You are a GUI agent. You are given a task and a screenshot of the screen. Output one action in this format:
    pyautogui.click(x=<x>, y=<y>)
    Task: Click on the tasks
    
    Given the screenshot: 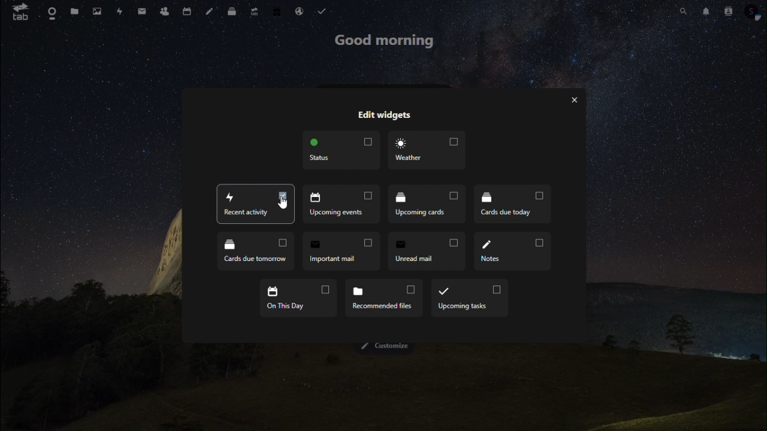 What is the action you would take?
    pyautogui.click(x=327, y=10)
    